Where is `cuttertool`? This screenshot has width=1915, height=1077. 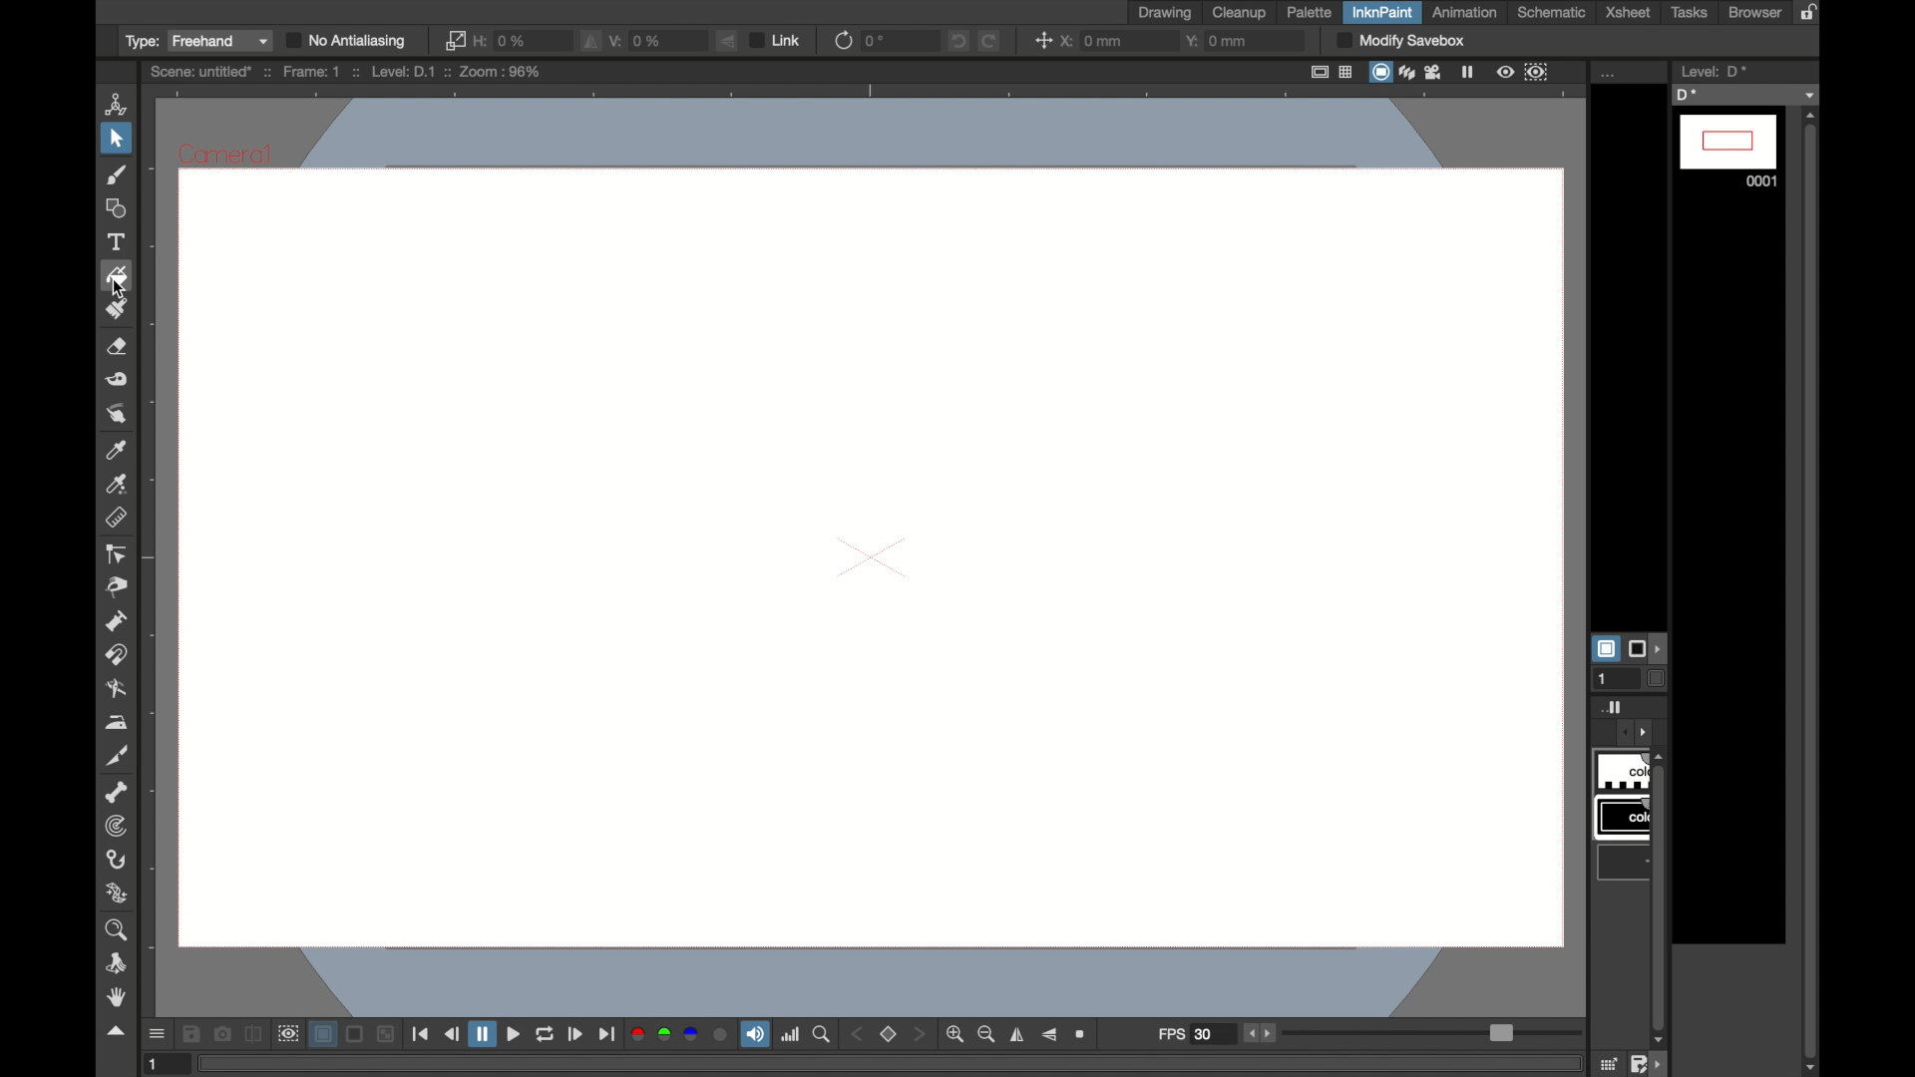
cuttertool is located at coordinates (119, 756).